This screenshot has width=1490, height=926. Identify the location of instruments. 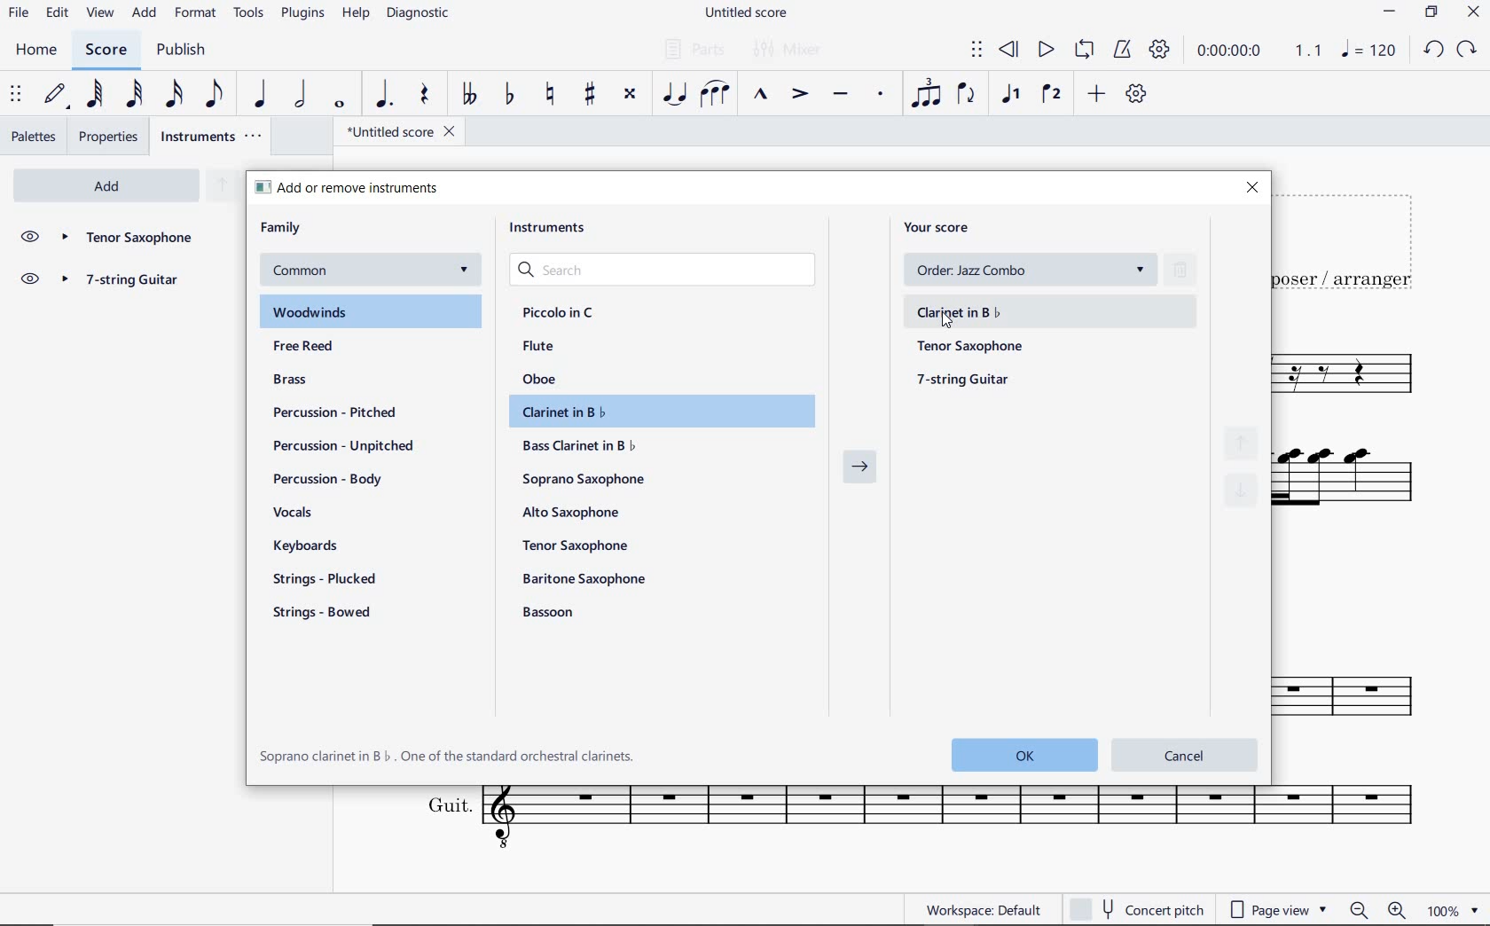
(553, 231).